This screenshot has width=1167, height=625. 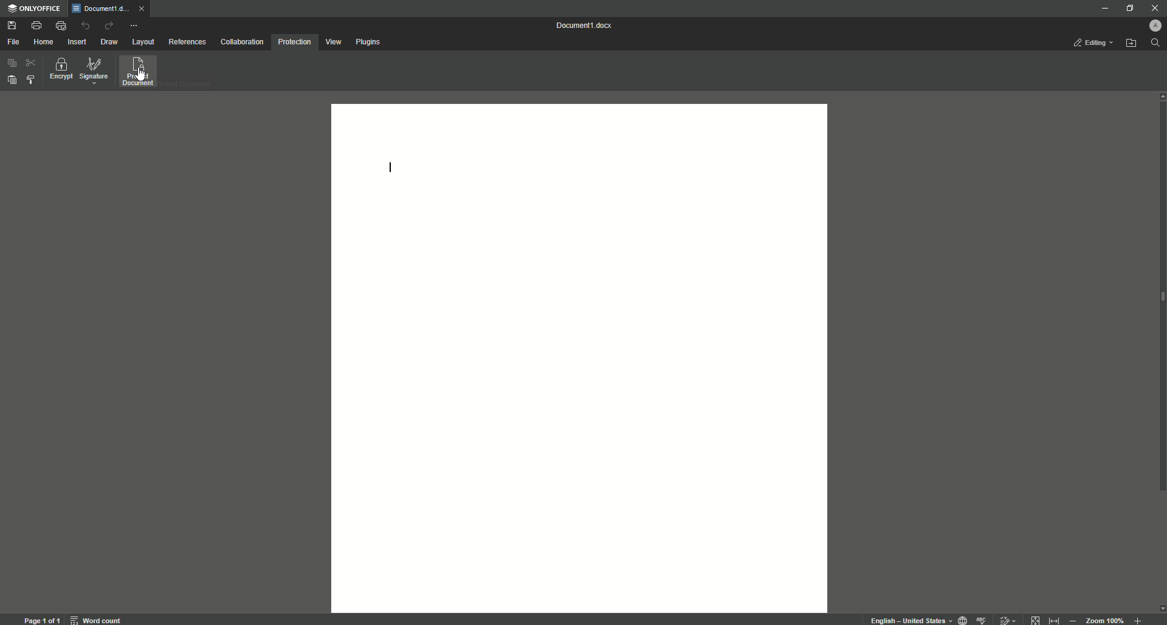 What do you see at coordinates (98, 618) in the screenshot?
I see `word count` at bounding box center [98, 618].